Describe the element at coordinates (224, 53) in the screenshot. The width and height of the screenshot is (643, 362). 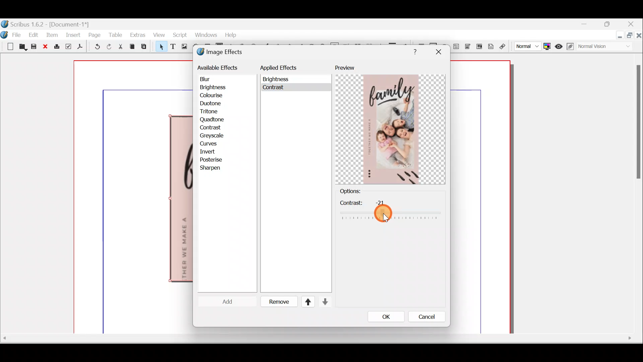
I see `Image effects` at that location.